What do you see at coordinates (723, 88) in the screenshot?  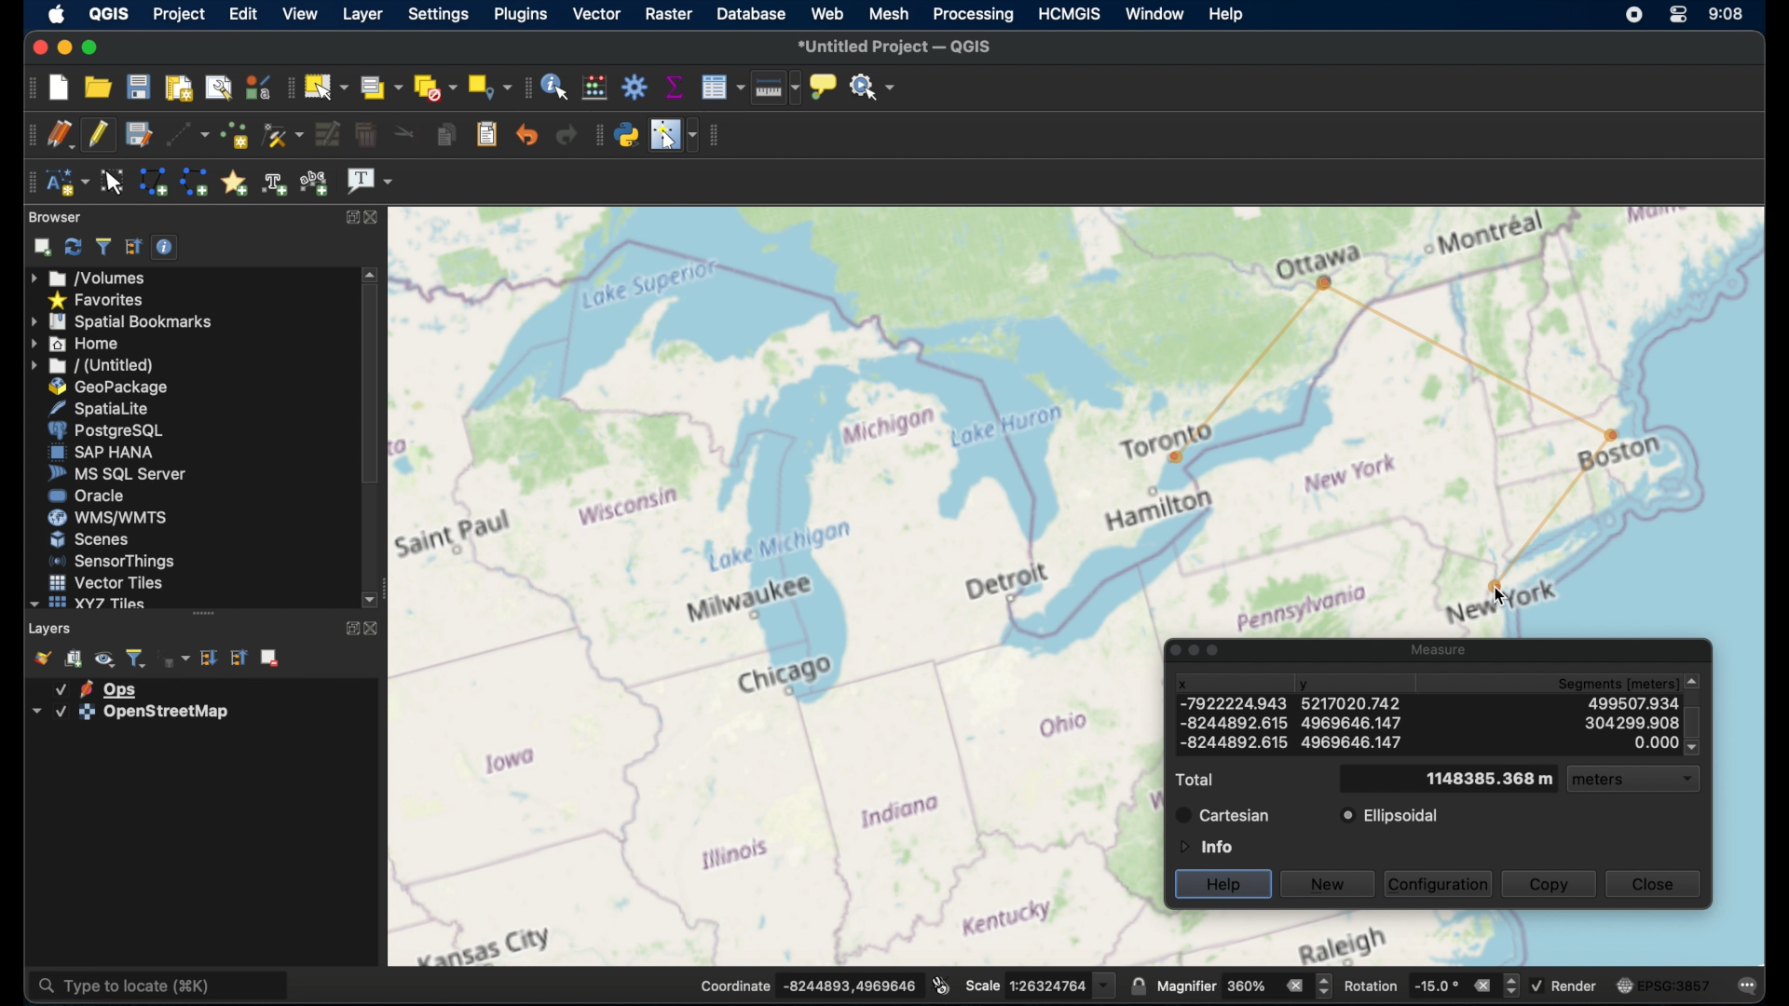 I see `open attribute table` at bounding box center [723, 88].